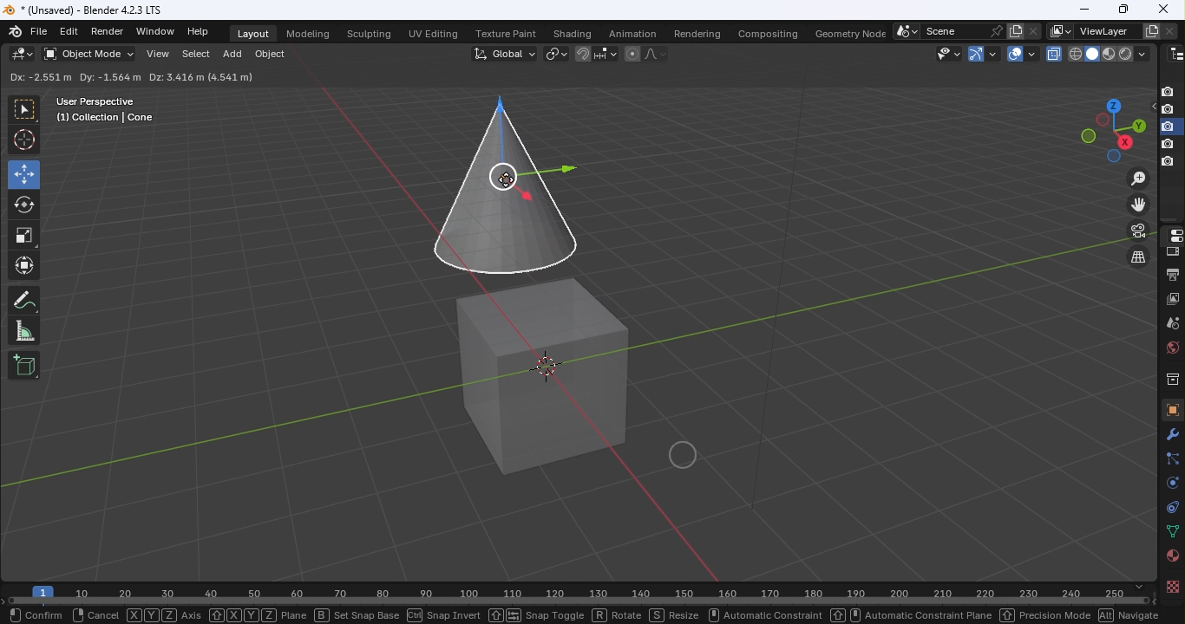 The image size is (1185, 624). Describe the element at coordinates (1014, 54) in the screenshot. I see `Show overlays` at that location.